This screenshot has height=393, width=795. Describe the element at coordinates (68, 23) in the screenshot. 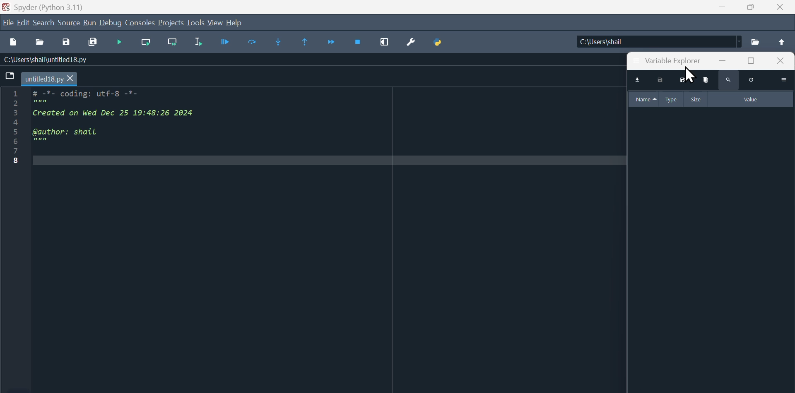

I see `source` at that location.